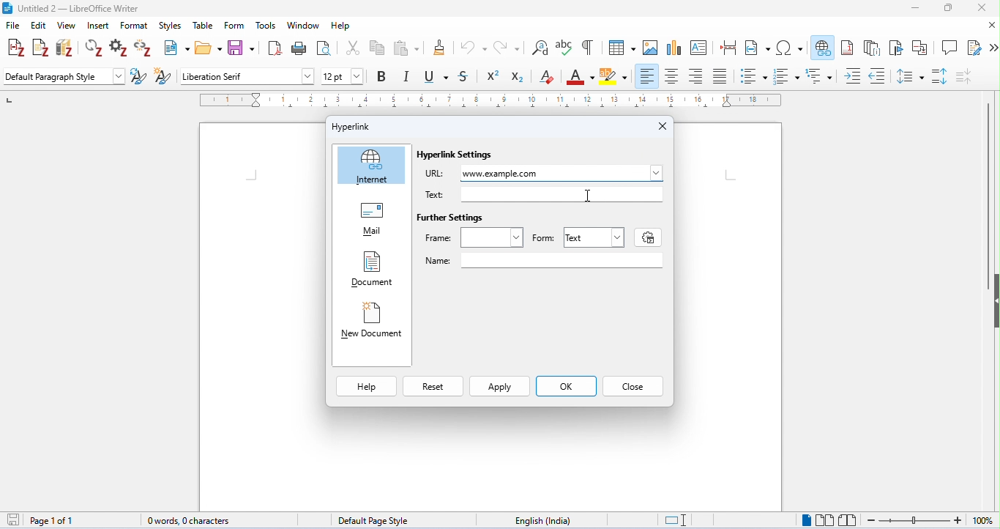 The width and height of the screenshot is (1000, 529). Describe the element at coordinates (474, 48) in the screenshot. I see `undo` at that location.